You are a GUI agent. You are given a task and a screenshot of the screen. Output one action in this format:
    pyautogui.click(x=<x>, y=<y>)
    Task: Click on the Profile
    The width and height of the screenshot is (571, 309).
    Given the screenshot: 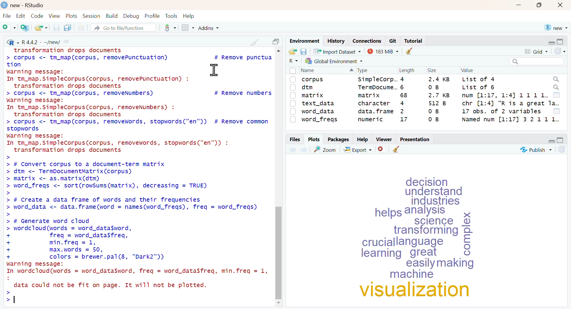 What is the action you would take?
    pyautogui.click(x=153, y=16)
    